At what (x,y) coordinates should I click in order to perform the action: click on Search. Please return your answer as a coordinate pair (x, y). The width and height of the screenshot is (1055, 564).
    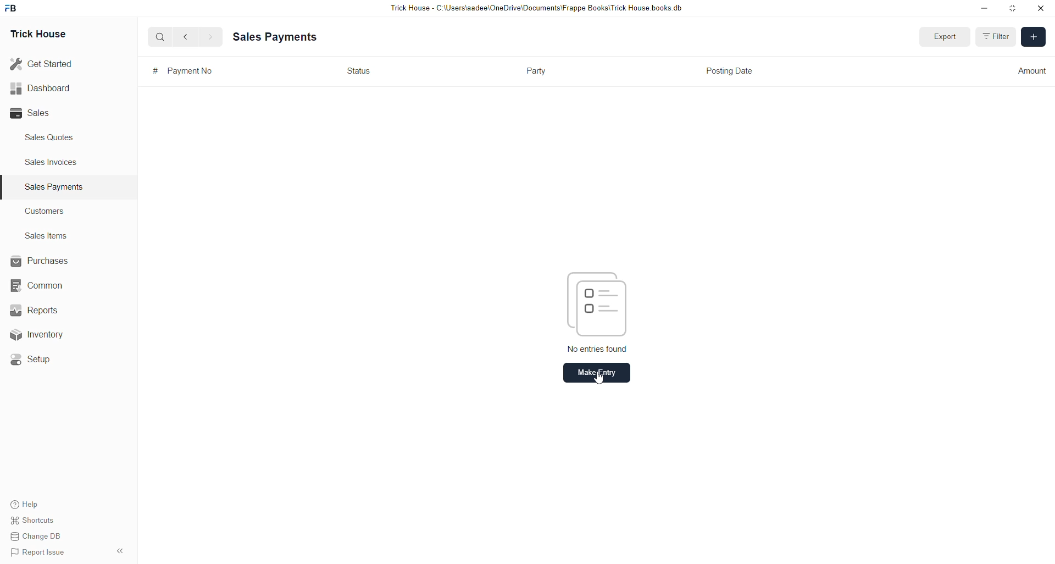
    Looking at the image, I should click on (160, 36).